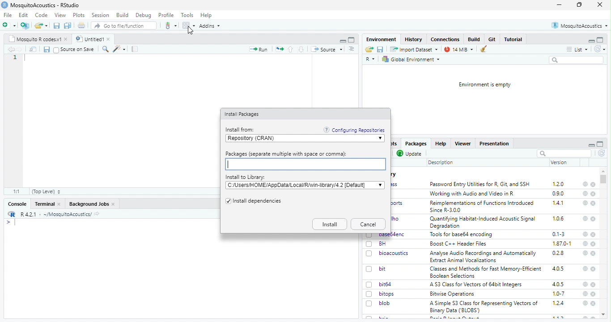 The height and width of the screenshot is (322, 611). What do you see at coordinates (55, 214) in the screenshot?
I see `R42.1 - ~/MosquitoAcoustics/` at bounding box center [55, 214].